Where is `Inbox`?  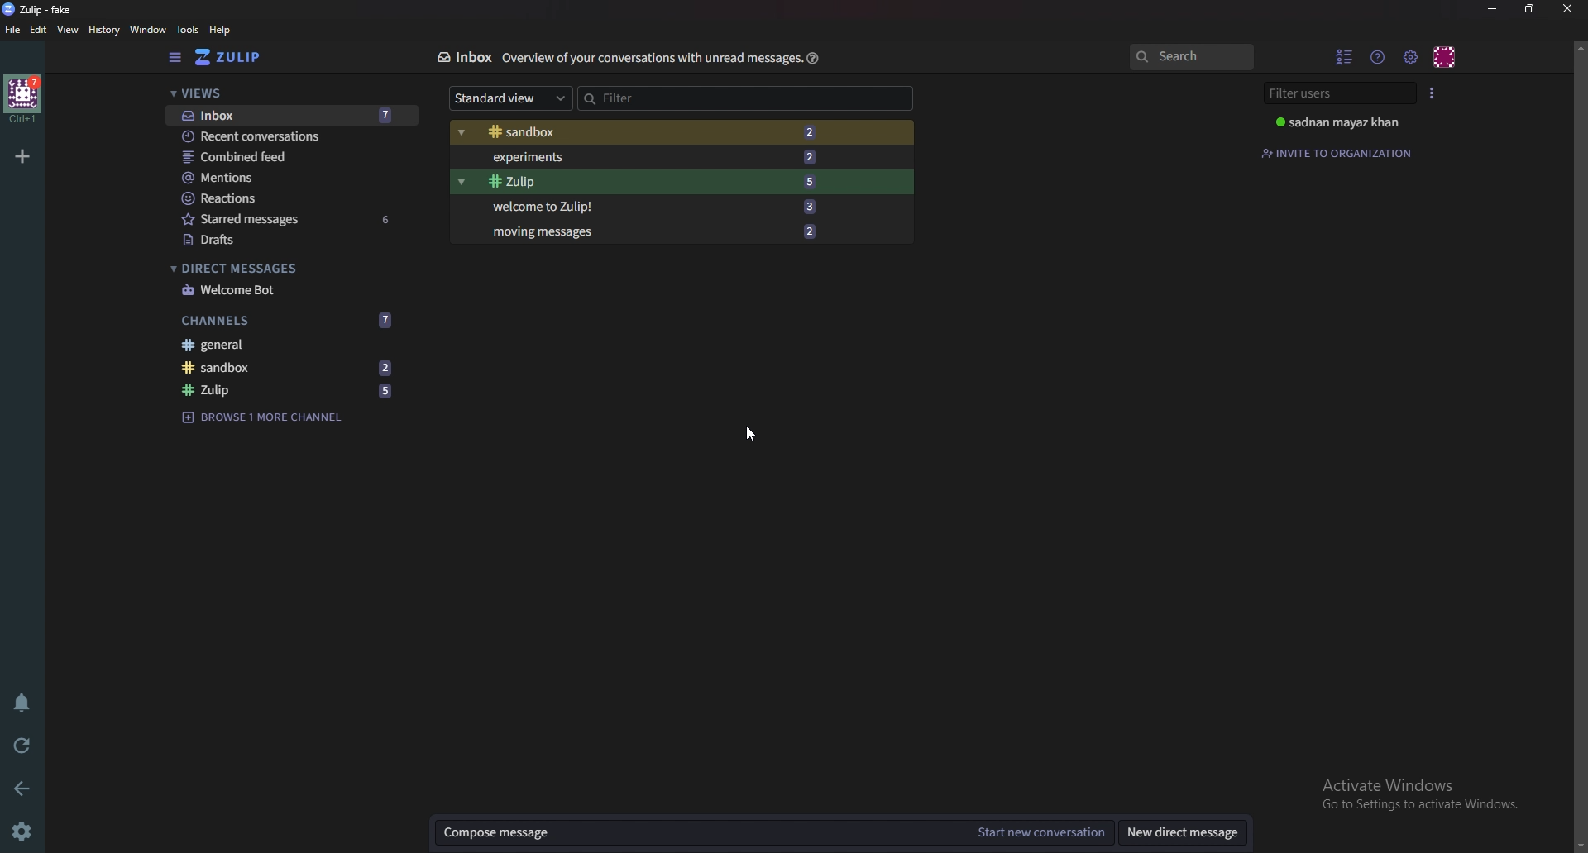 Inbox is located at coordinates (463, 57).